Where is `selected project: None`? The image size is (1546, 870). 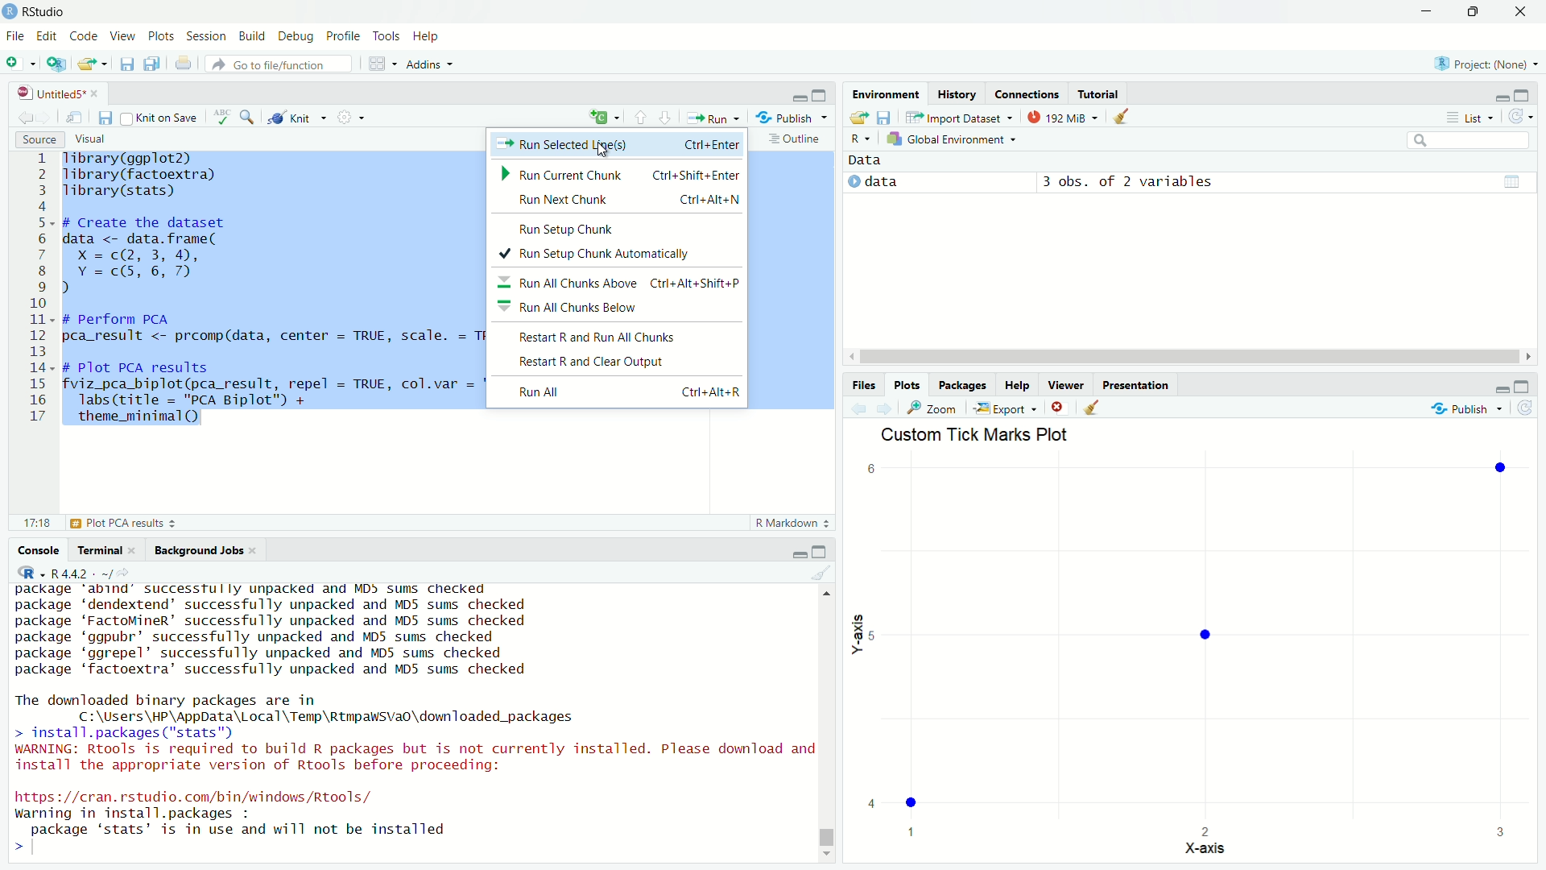 selected project: None is located at coordinates (1482, 63).